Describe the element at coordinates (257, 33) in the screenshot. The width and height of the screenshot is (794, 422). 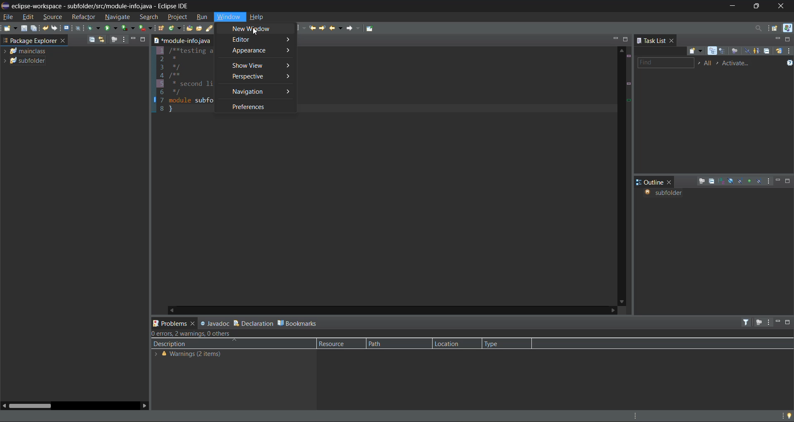
I see `cursor` at that location.